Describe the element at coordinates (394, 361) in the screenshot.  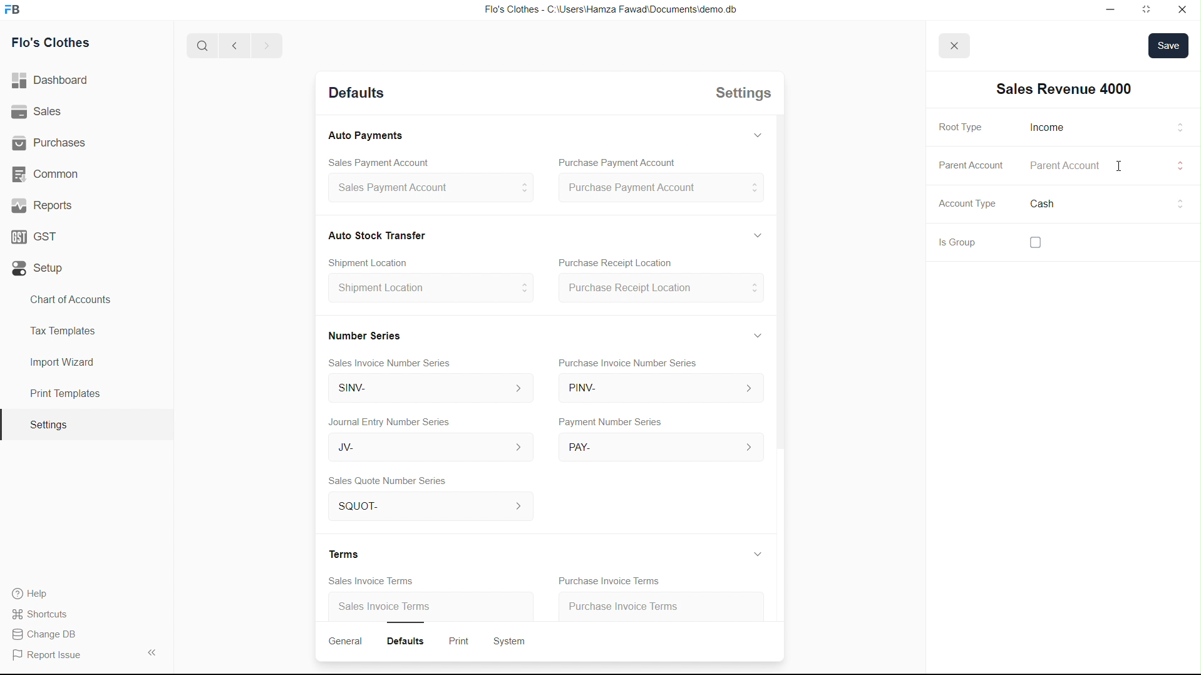
I see `Sales Invoice Number Series` at that location.